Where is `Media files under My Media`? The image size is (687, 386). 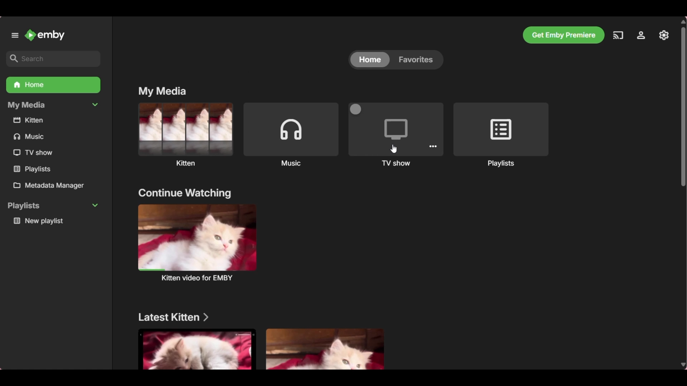
Media files under My Media is located at coordinates (33, 169).